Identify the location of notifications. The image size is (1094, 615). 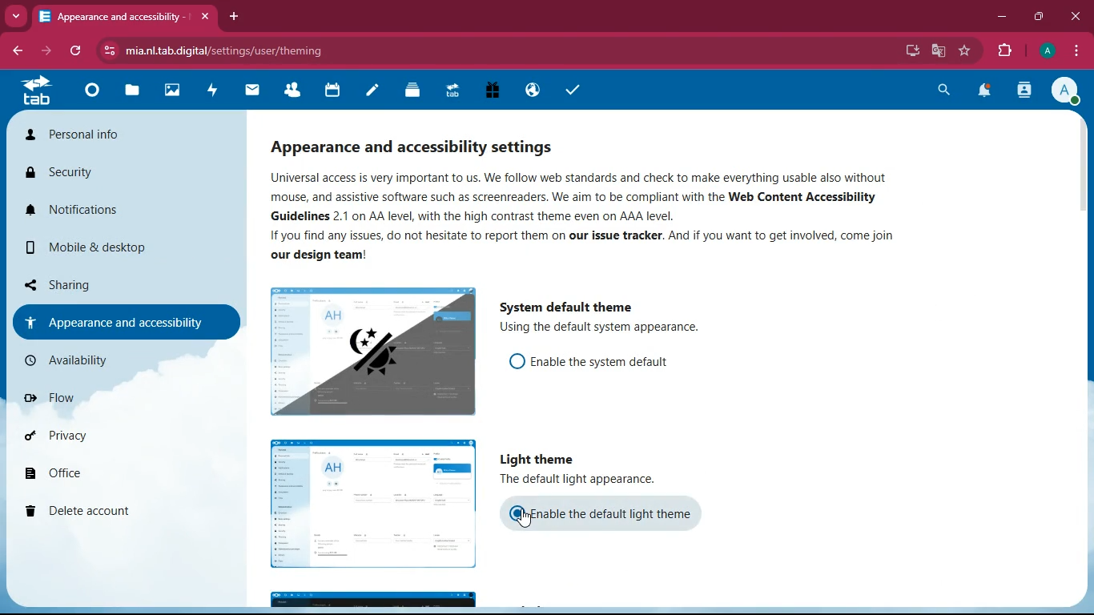
(987, 91).